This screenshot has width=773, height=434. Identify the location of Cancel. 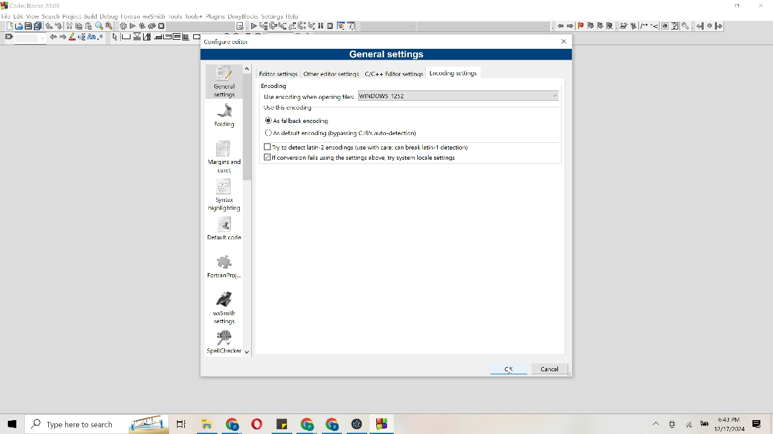
(550, 369).